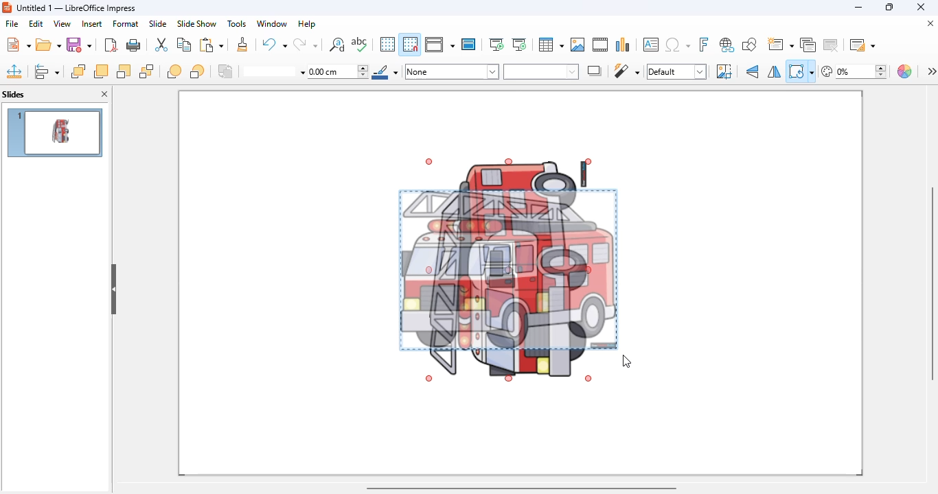 The width and height of the screenshot is (938, 494). I want to click on tools, so click(236, 23).